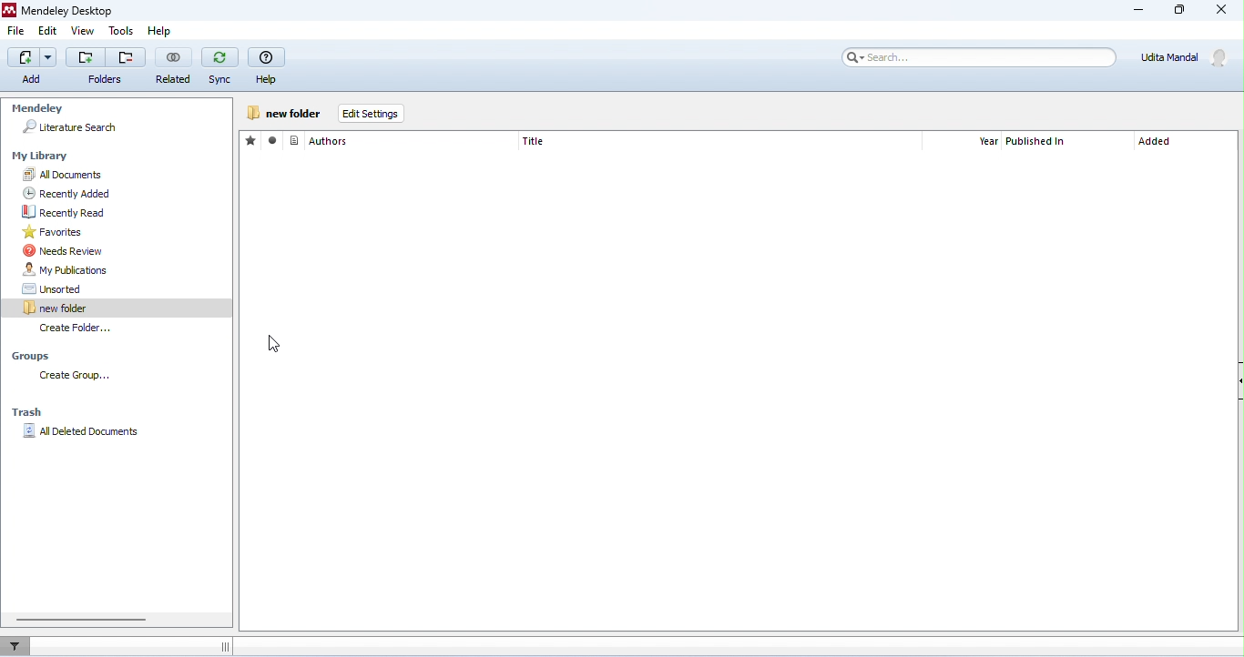 The width and height of the screenshot is (1244, 657). Describe the element at coordinates (1156, 143) in the screenshot. I see `added` at that location.